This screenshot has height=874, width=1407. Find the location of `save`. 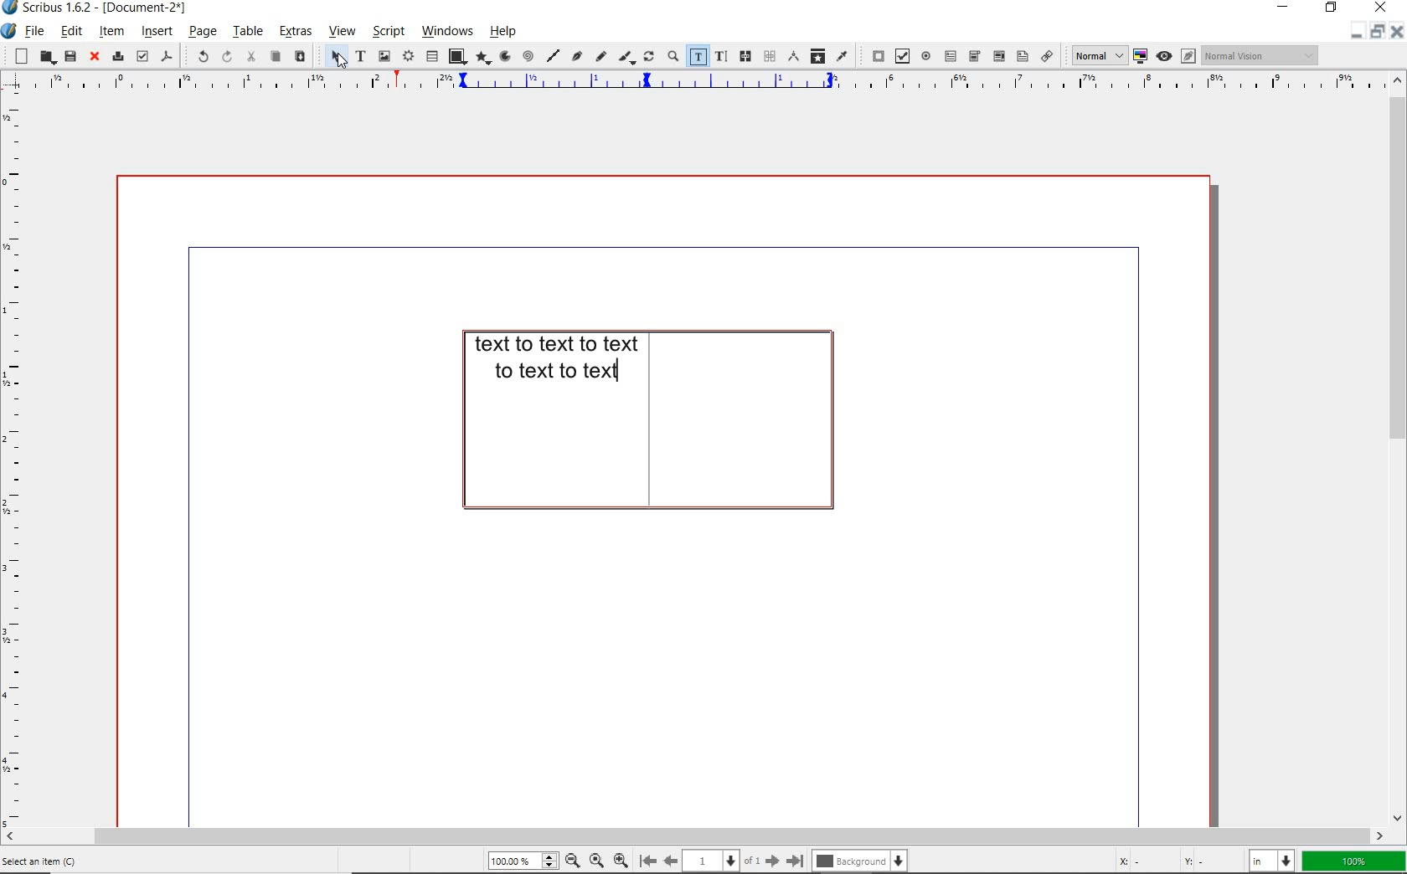

save is located at coordinates (69, 58).